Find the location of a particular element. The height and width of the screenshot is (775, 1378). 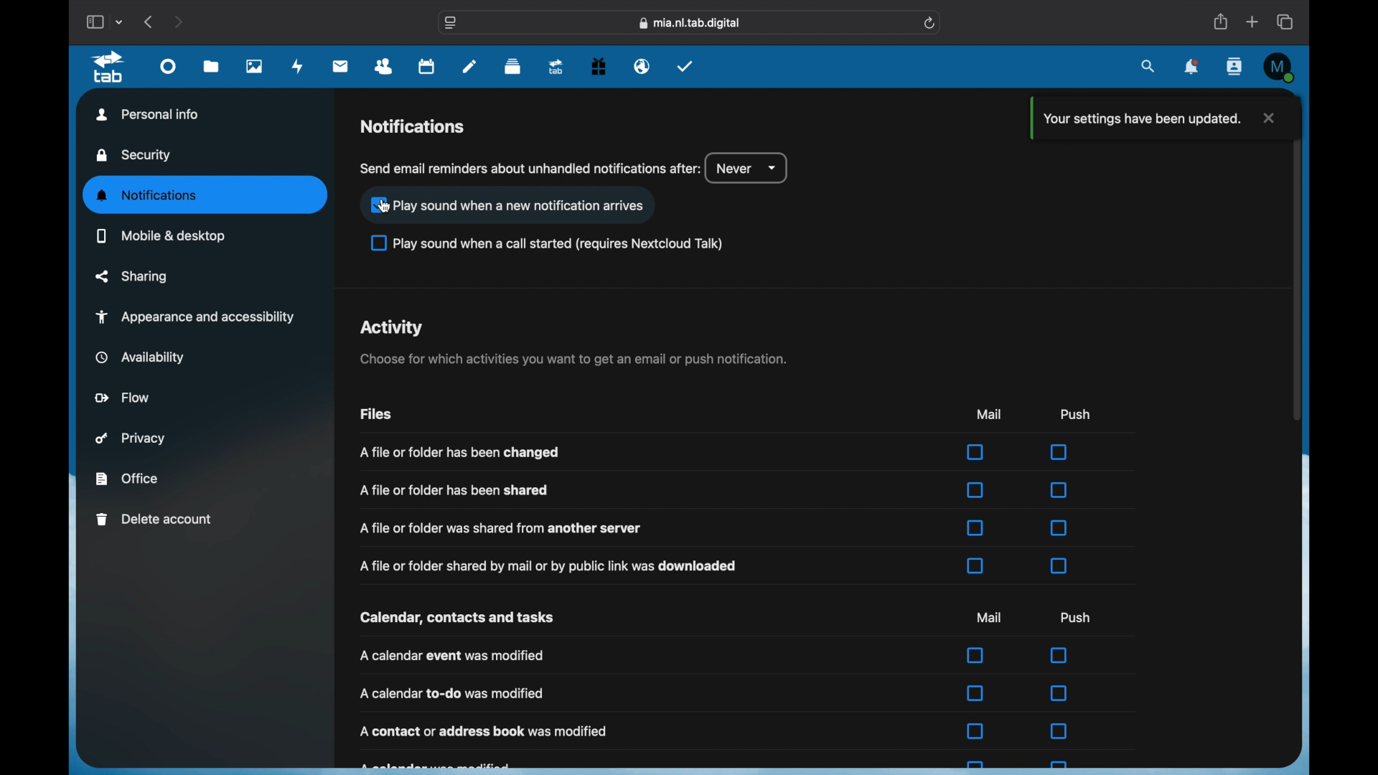

files is located at coordinates (212, 67).